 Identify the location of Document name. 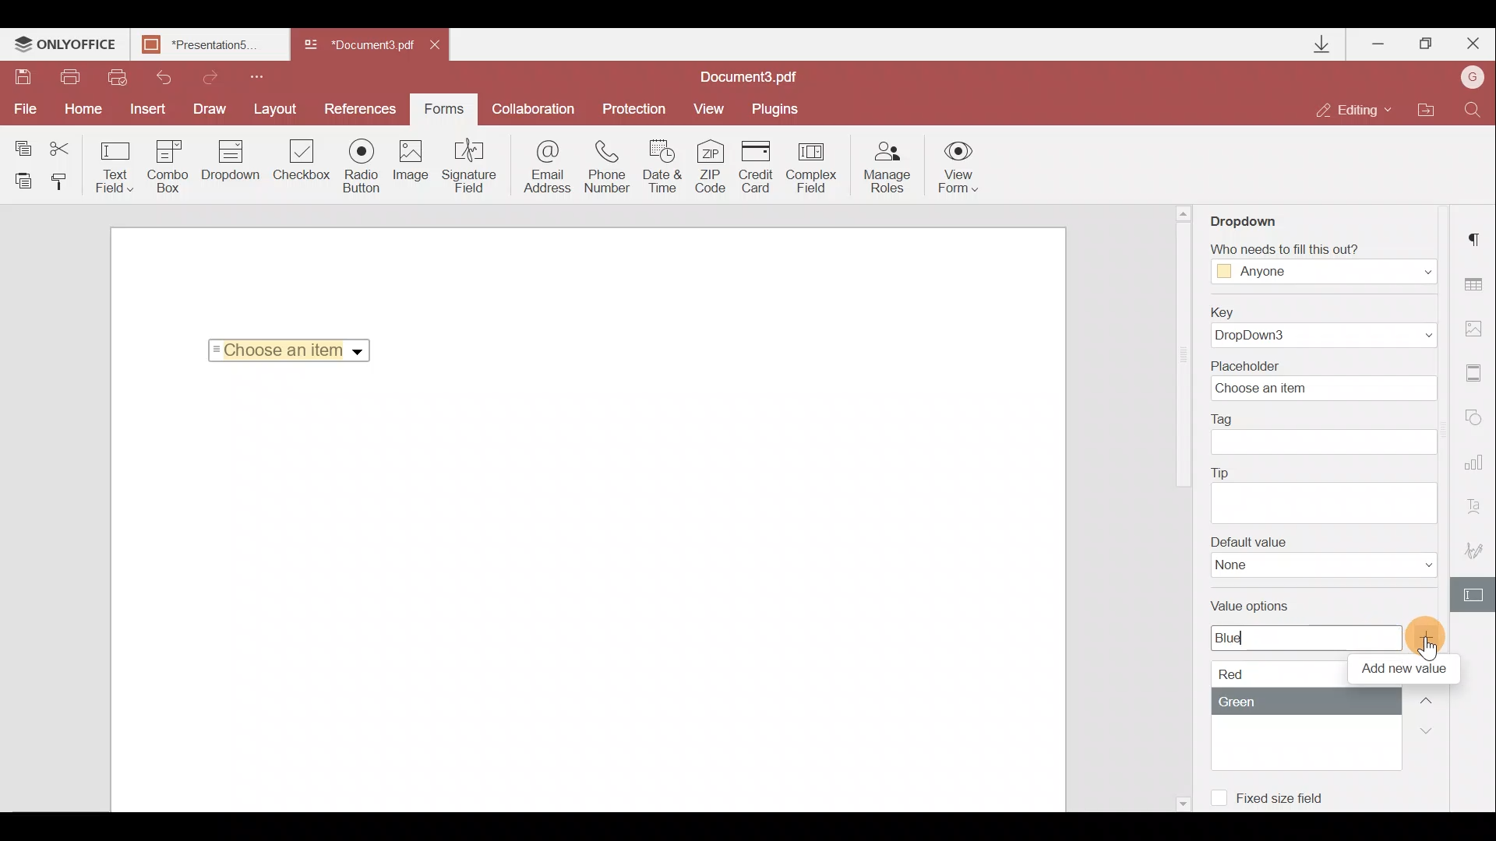
(757, 76).